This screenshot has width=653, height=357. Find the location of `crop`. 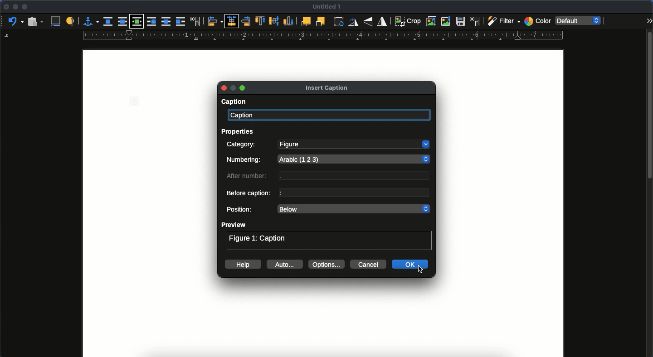

crop is located at coordinates (408, 21).